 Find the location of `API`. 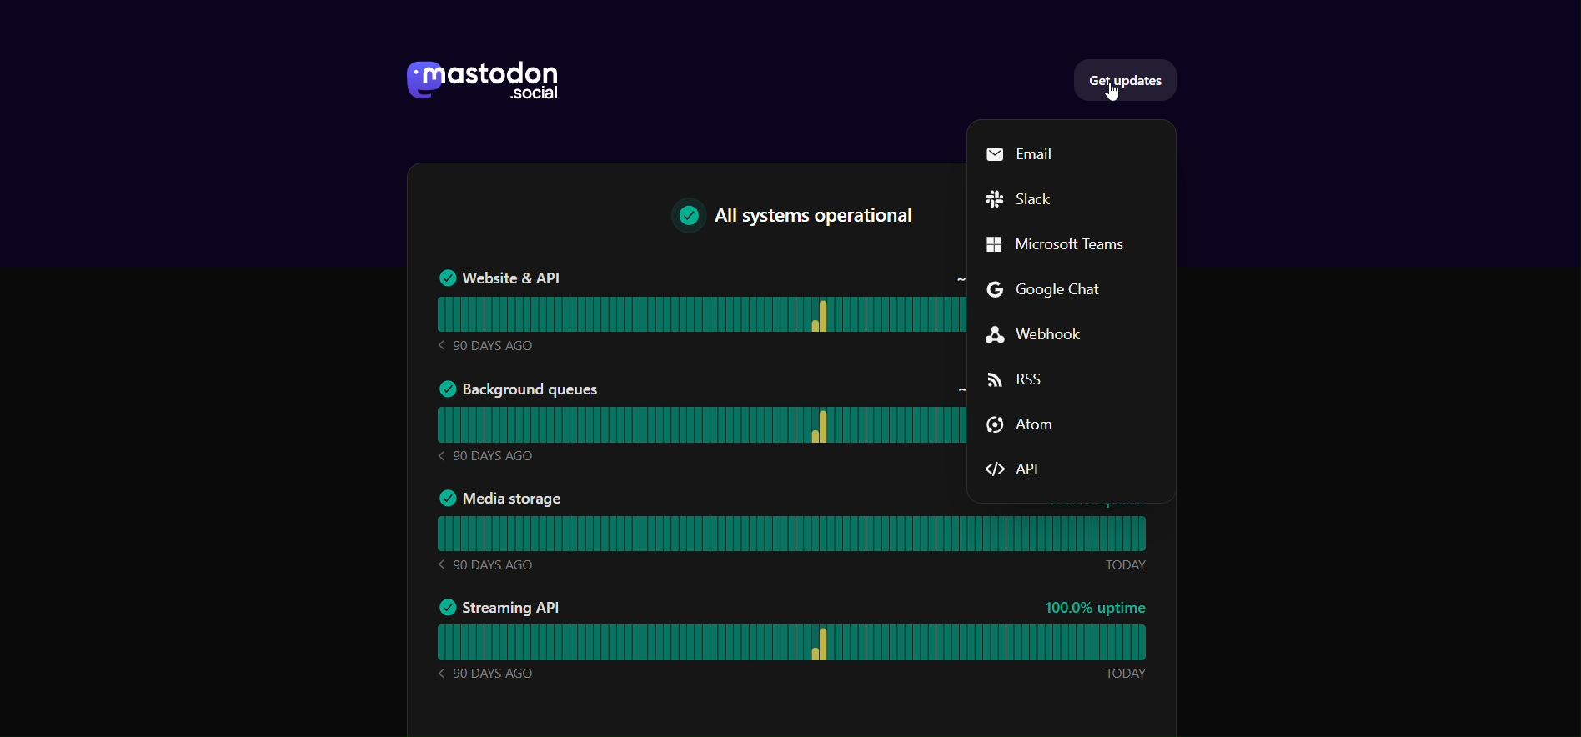

API is located at coordinates (1029, 469).